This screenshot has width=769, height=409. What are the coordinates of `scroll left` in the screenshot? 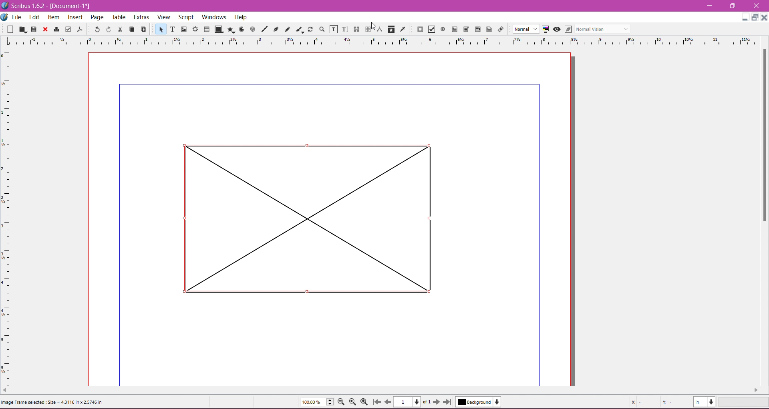 It's located at (5, 391).